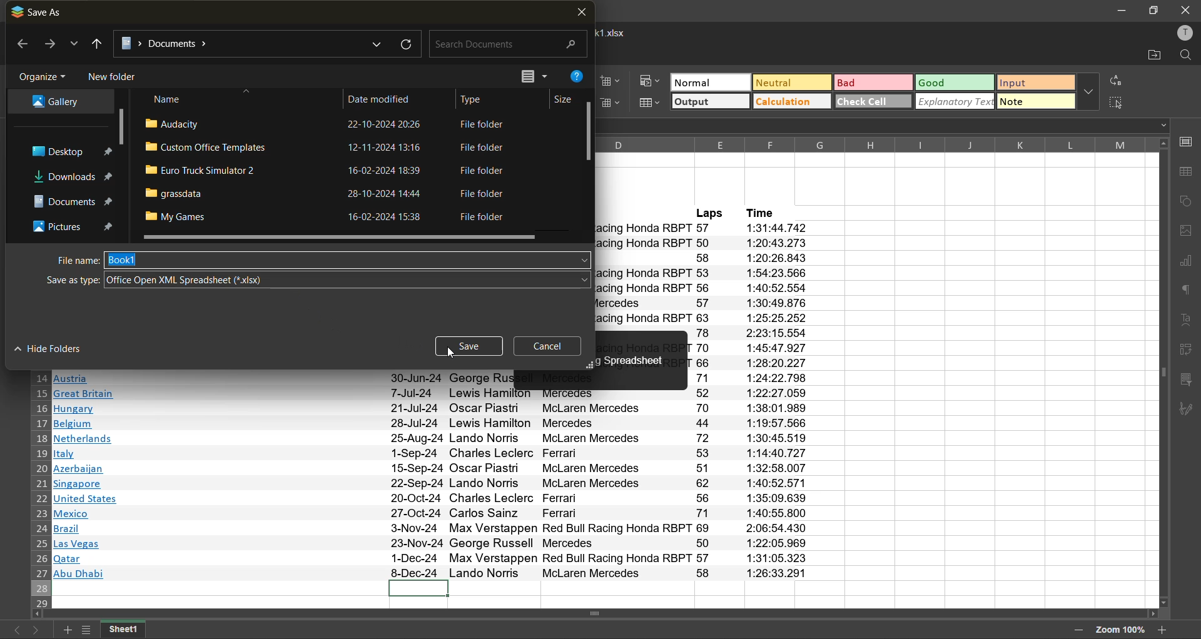 This screenshot has width=1201, height=639. Describe the element at coordinates (1088, 91) in the screenshot. I see `more options` at that location.